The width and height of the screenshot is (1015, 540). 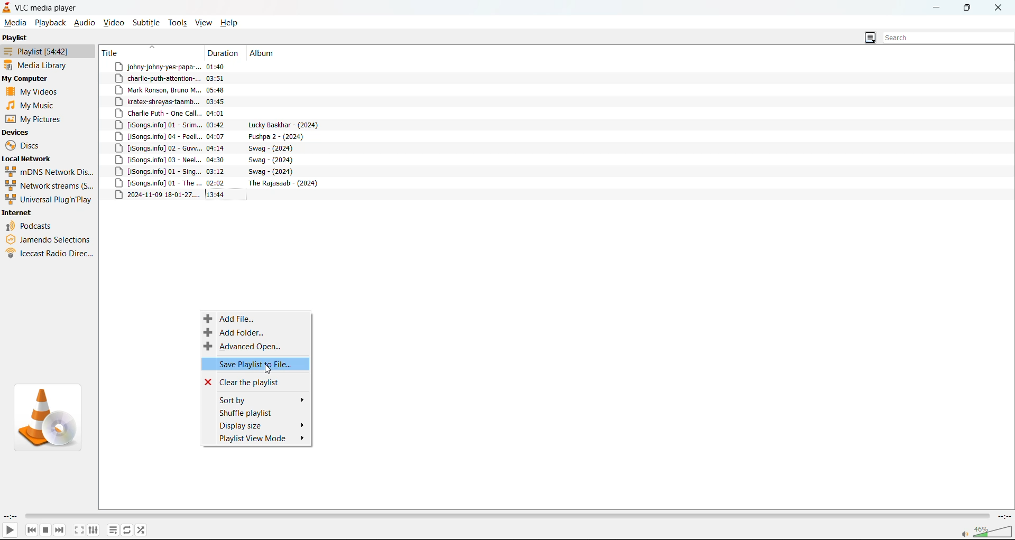 I want to click on add file, so click(x=256, y=318).